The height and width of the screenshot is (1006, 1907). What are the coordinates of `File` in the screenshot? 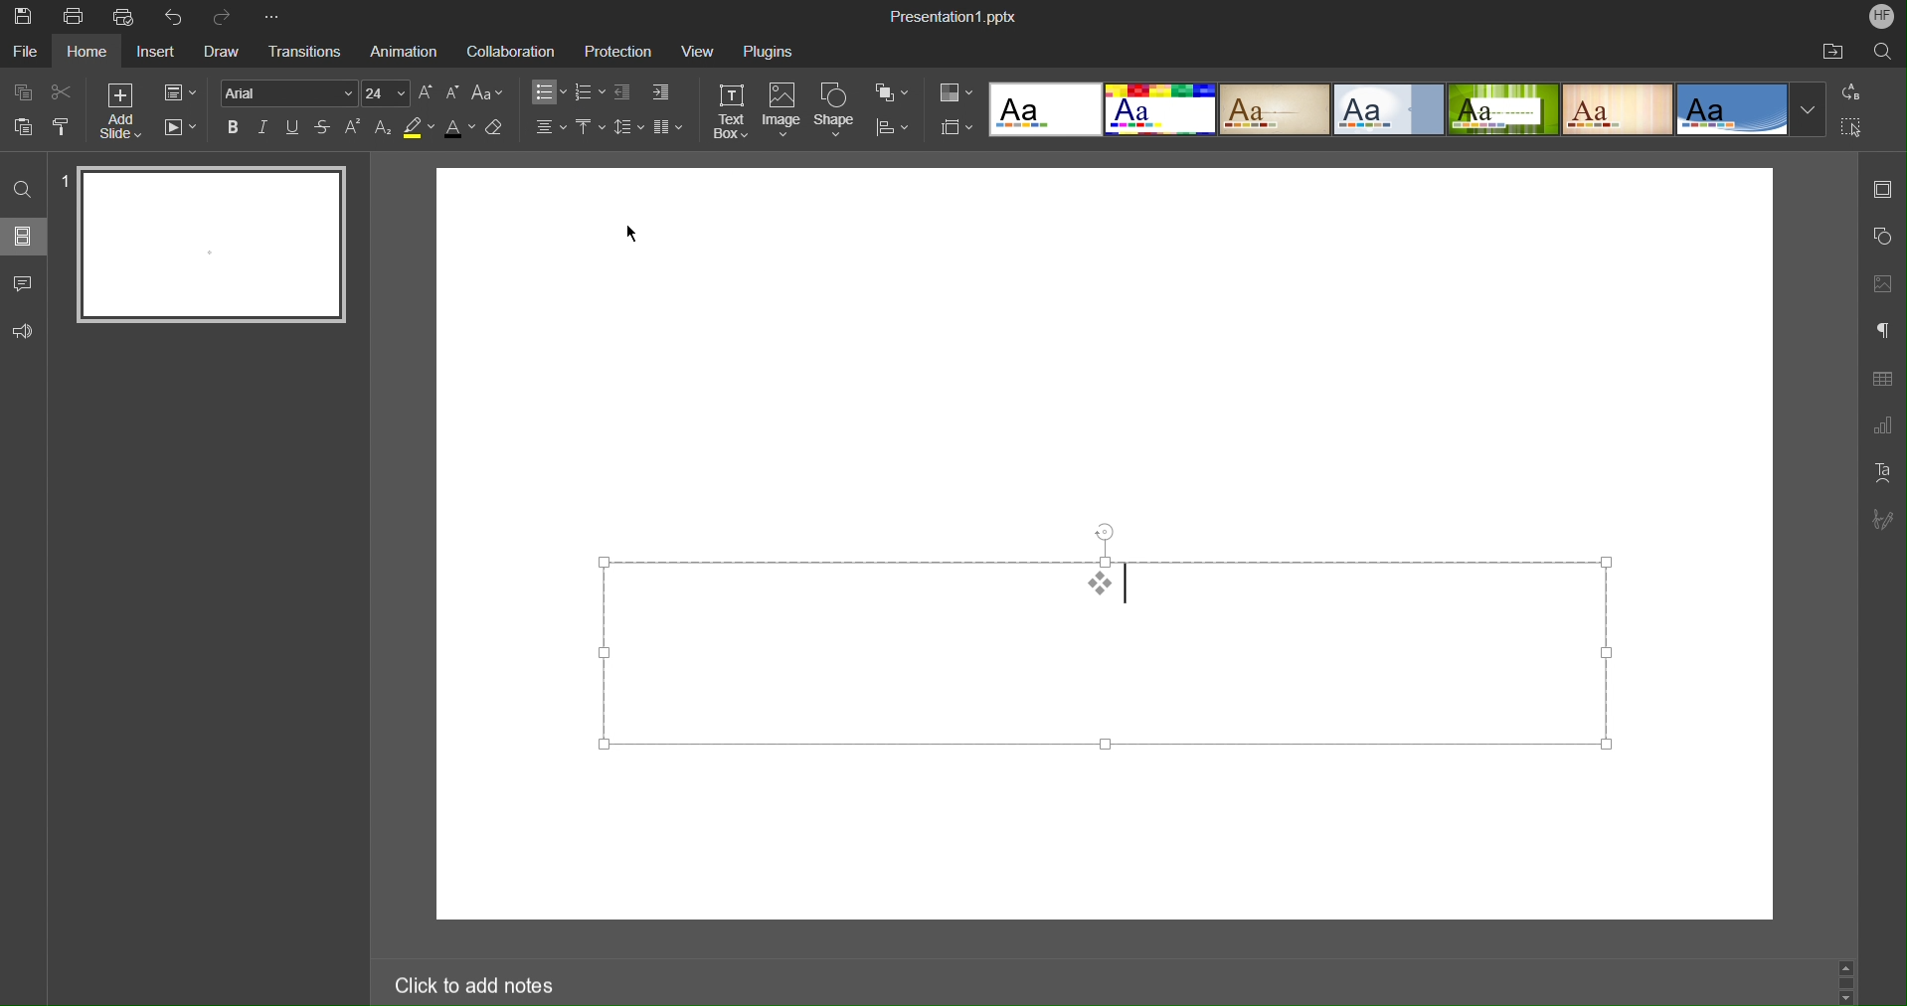 It's located at (25, 53).